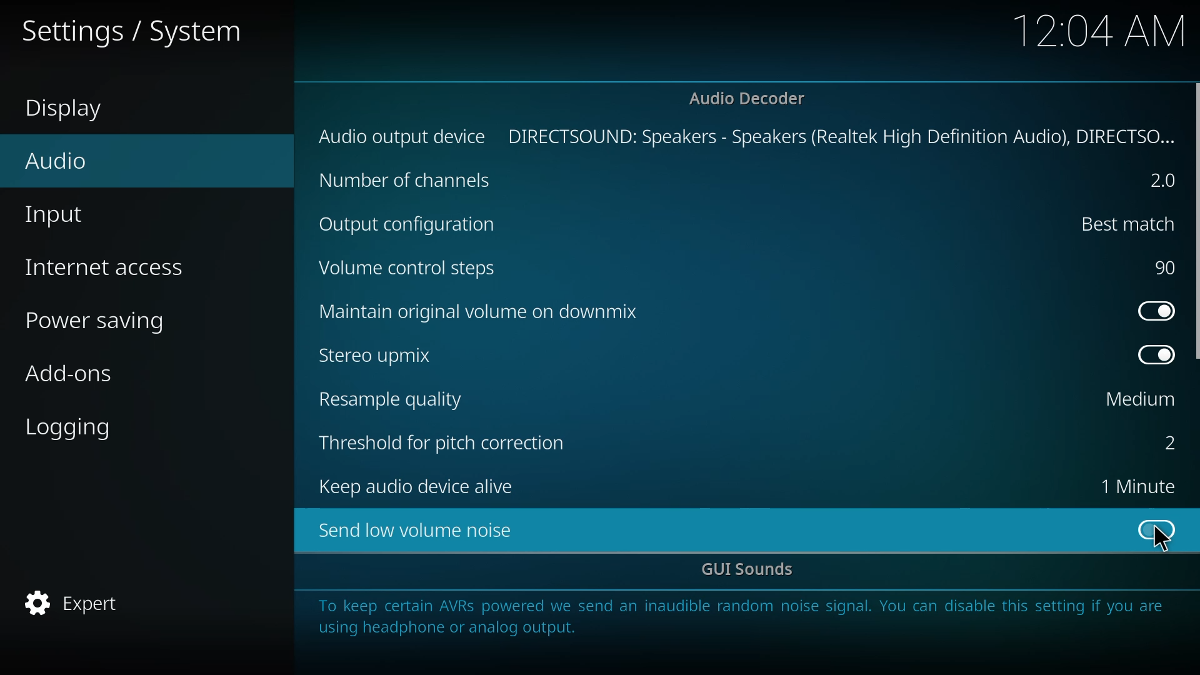  I want to click on audio output device, so click(403, 136).